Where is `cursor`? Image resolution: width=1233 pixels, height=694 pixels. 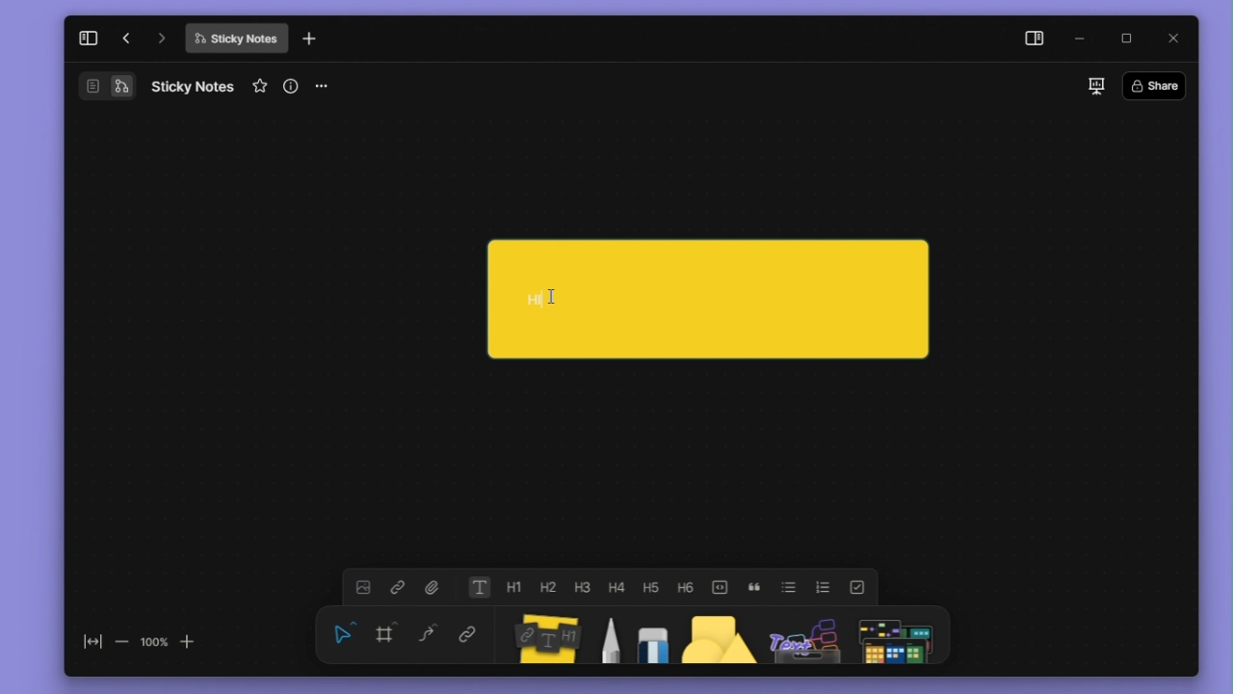
cursor is located at coordinates (550, 295).